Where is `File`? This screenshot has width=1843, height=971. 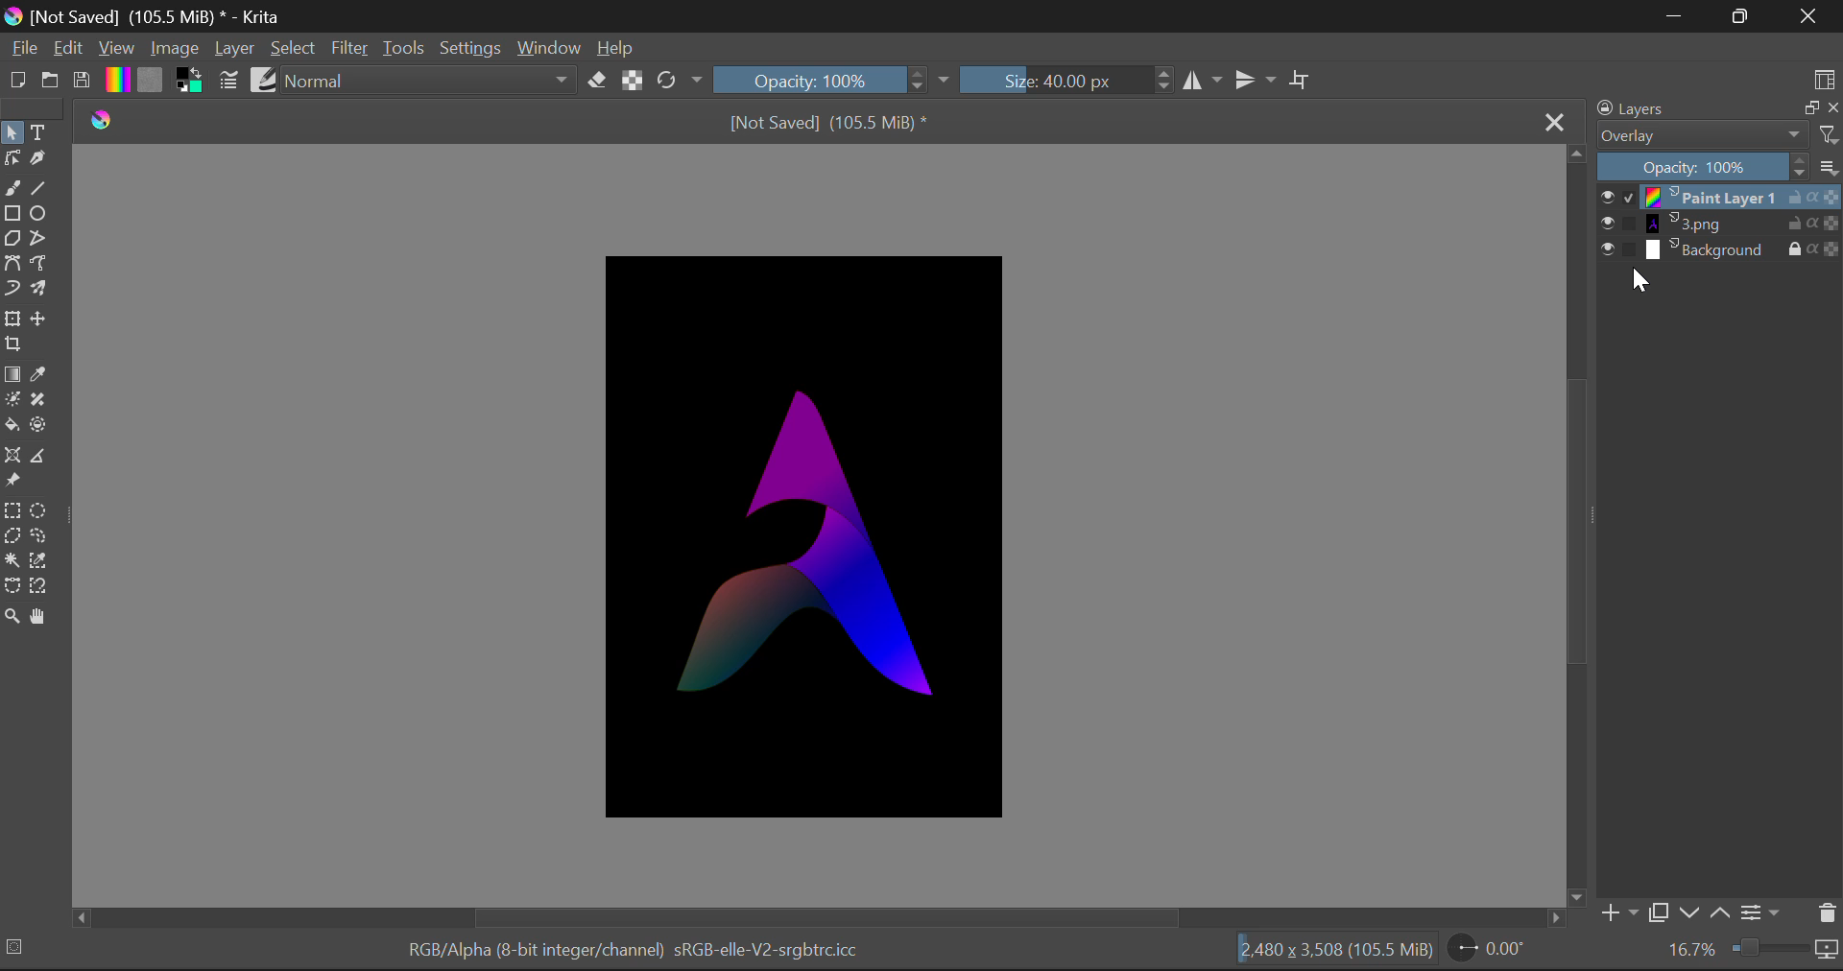
File is located at coordinates (25, 51).